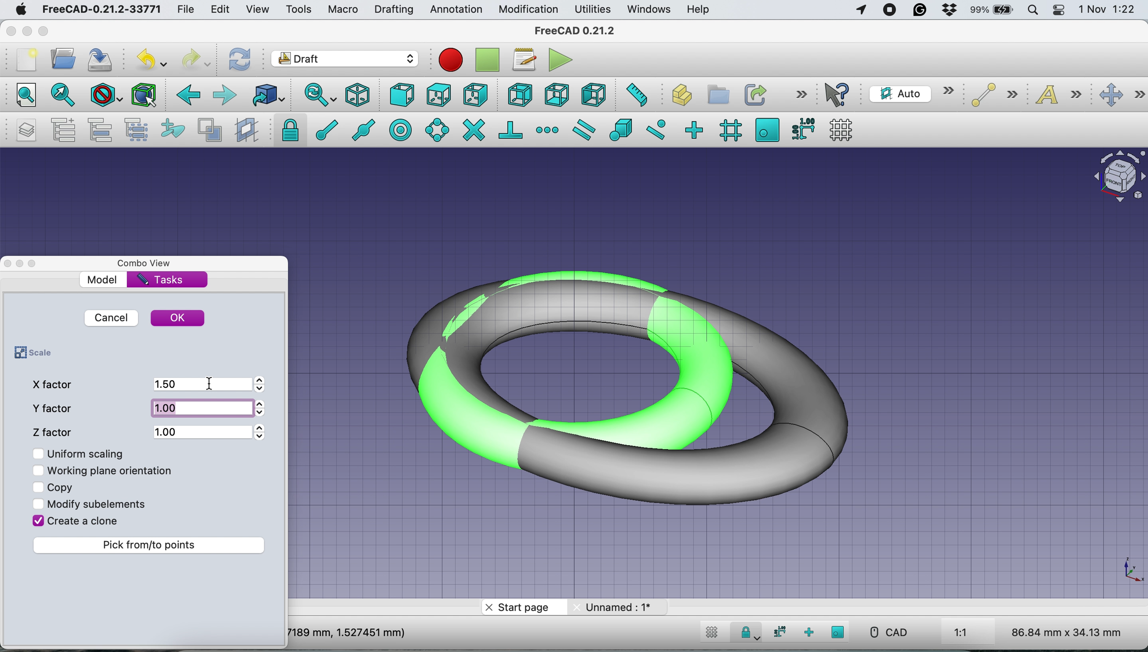  I want to click on open, so click(63, 61).